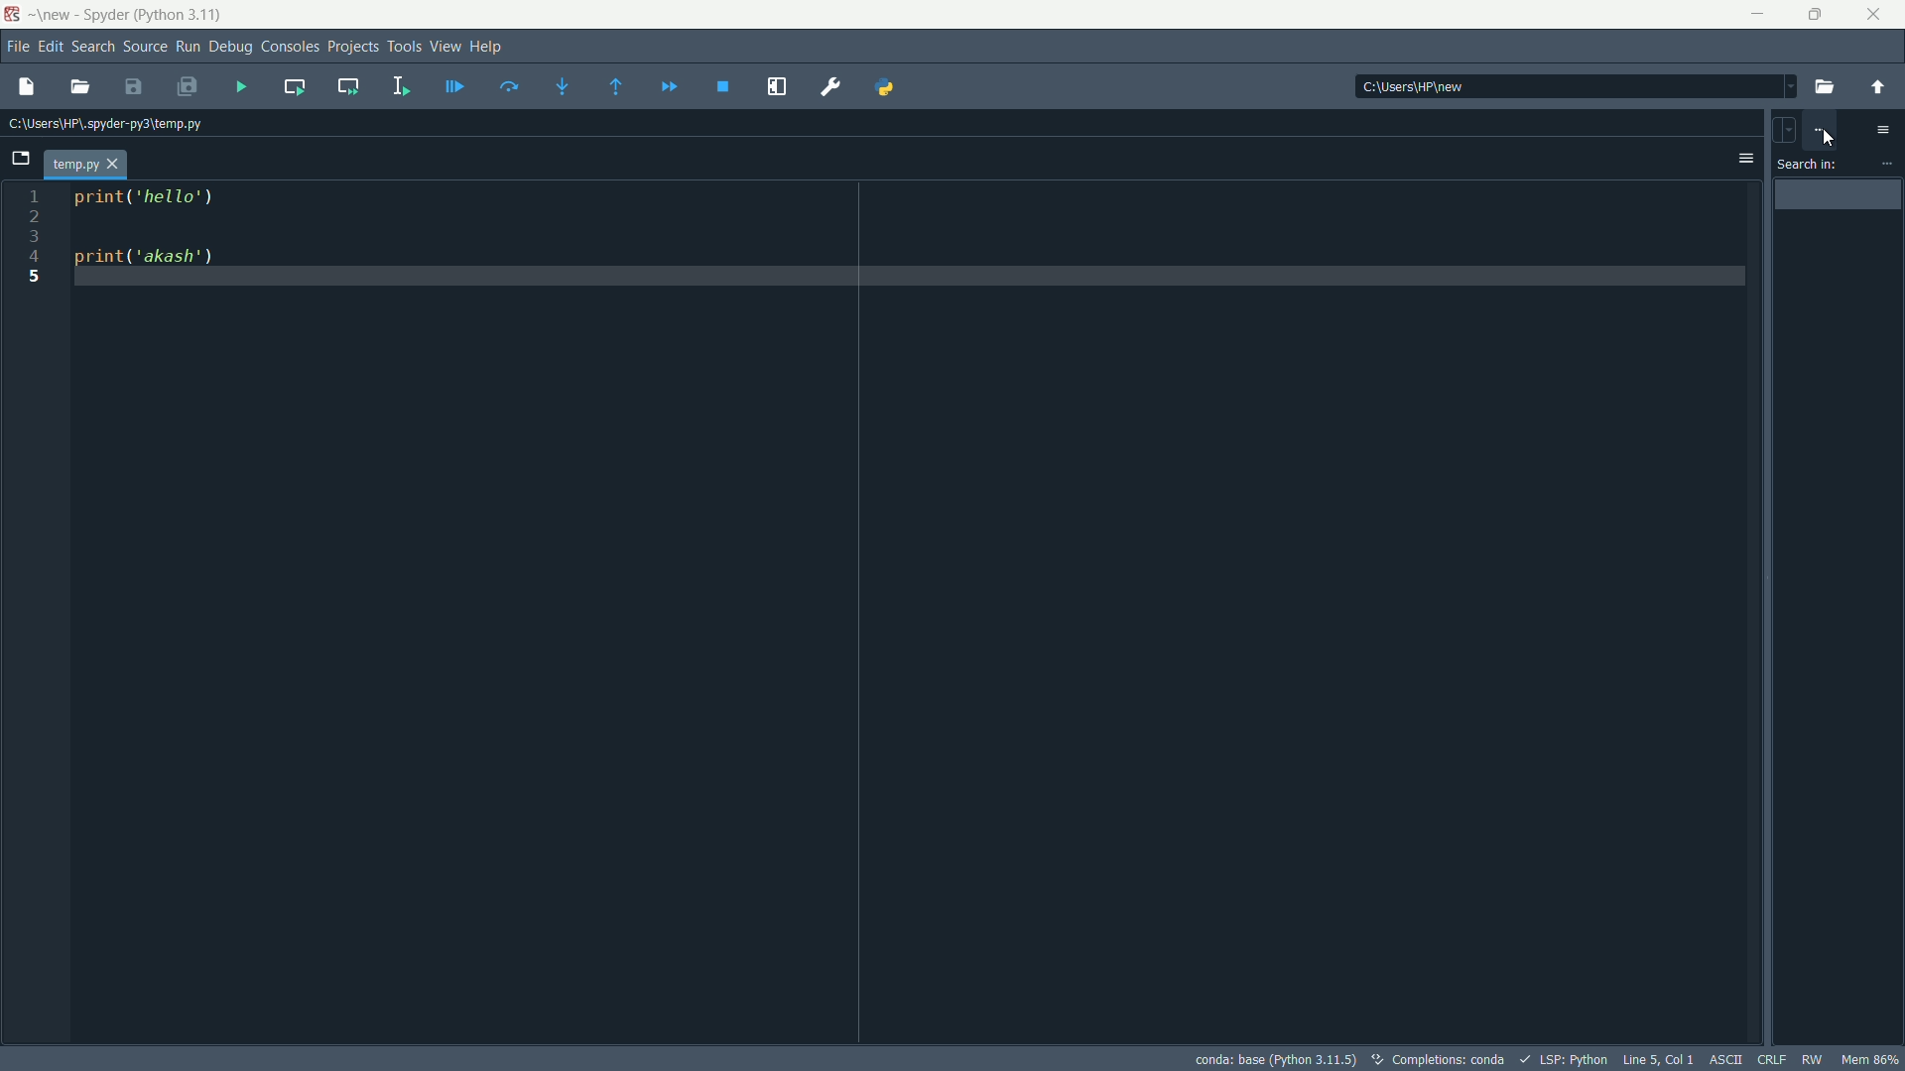 Image resolution: width=1905 pixels, height=1071 pixels. Describe the element at coordinates (1770, 1057) in the screenshot. I see `CRLF` at that location.